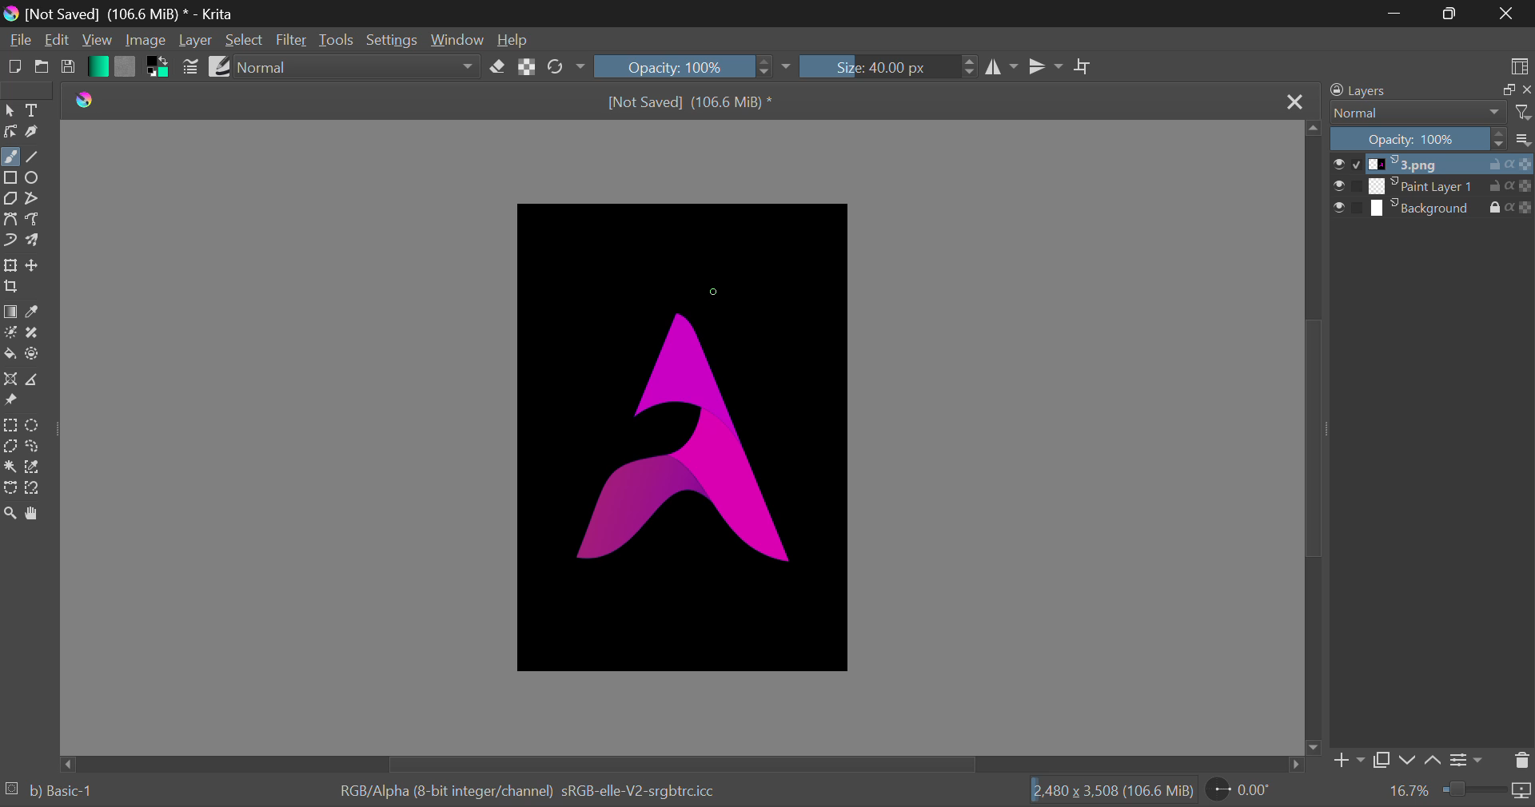  I want to click on Tools, so click(337, 42).